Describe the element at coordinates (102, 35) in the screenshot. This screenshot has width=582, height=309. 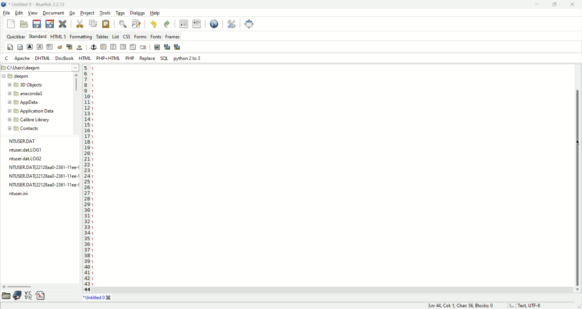
I see `Tables` at that location.